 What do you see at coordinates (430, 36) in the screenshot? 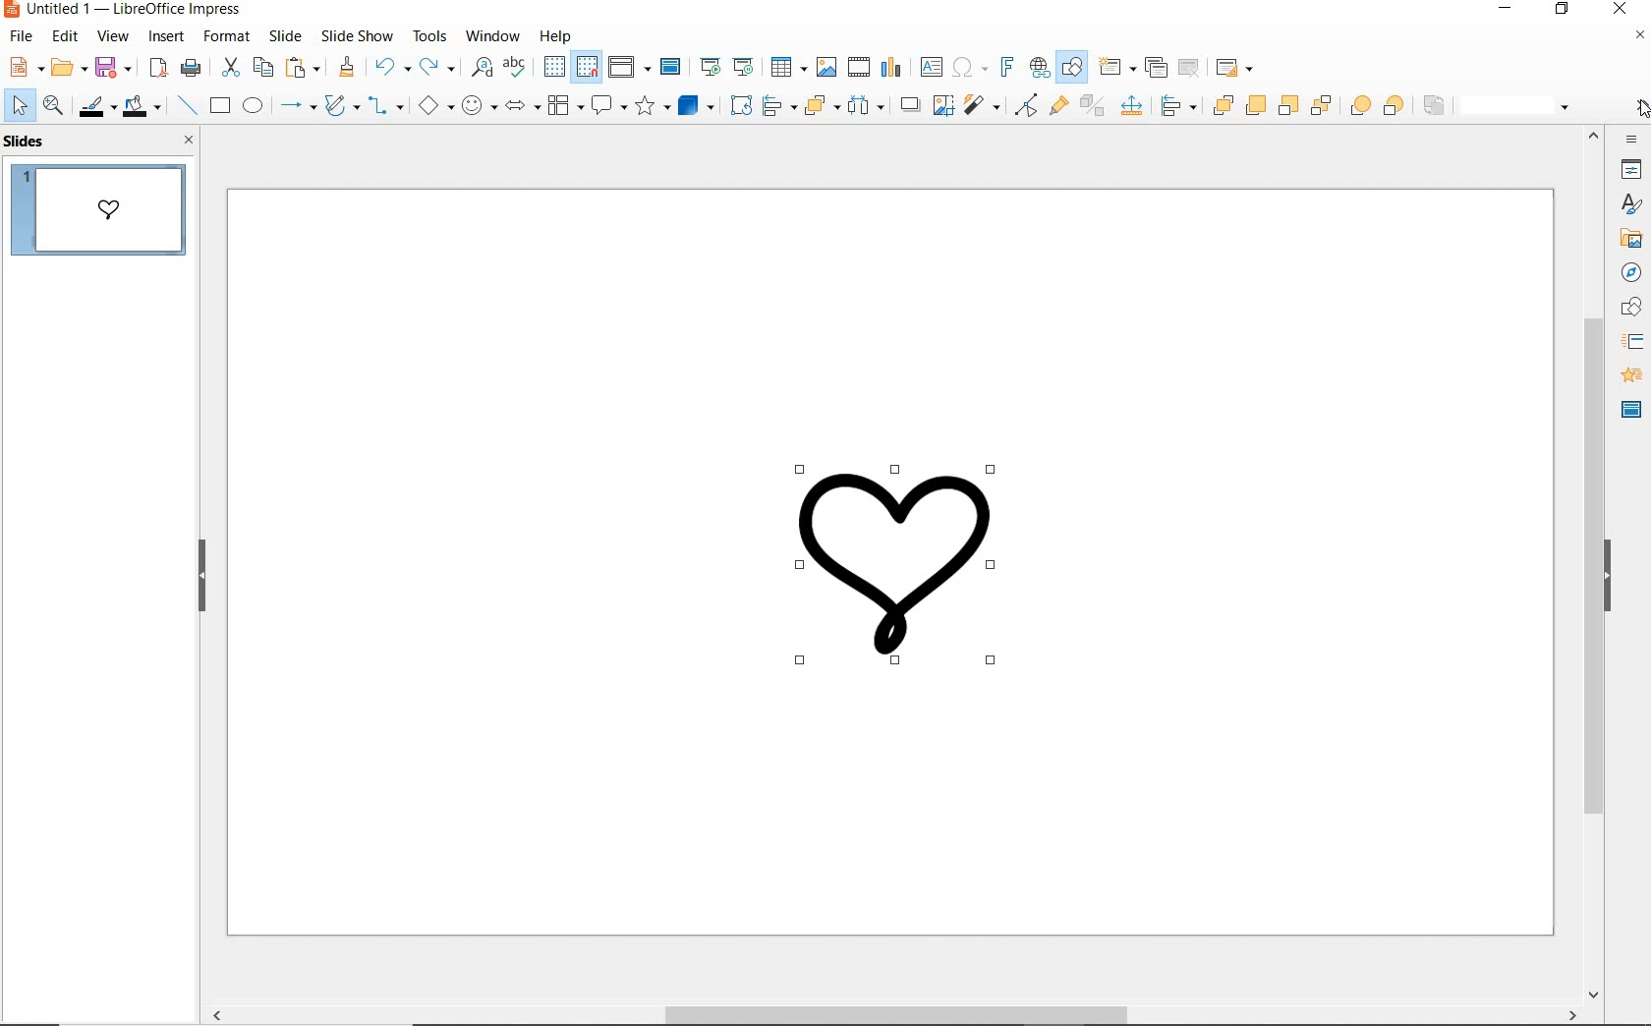
I see `tools` at bounding box center [430, 36].